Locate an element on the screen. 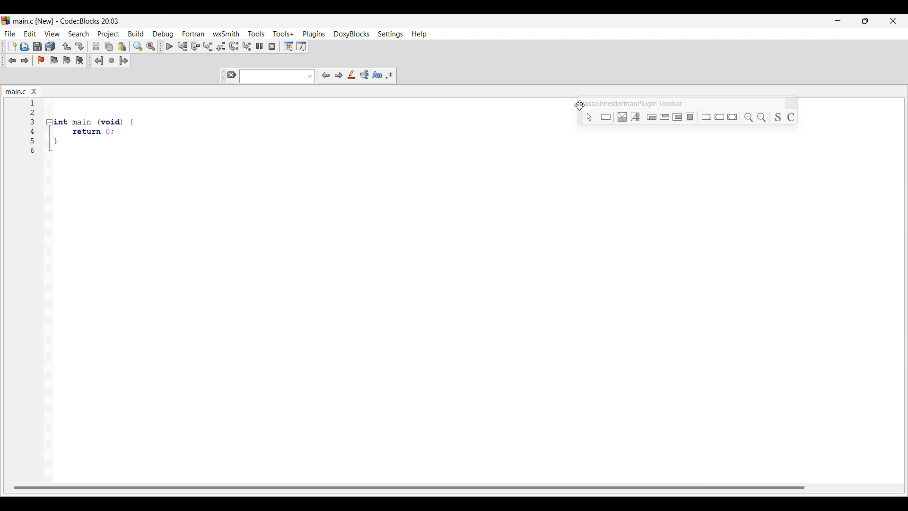  Replace is located at coordinates (151, 46).